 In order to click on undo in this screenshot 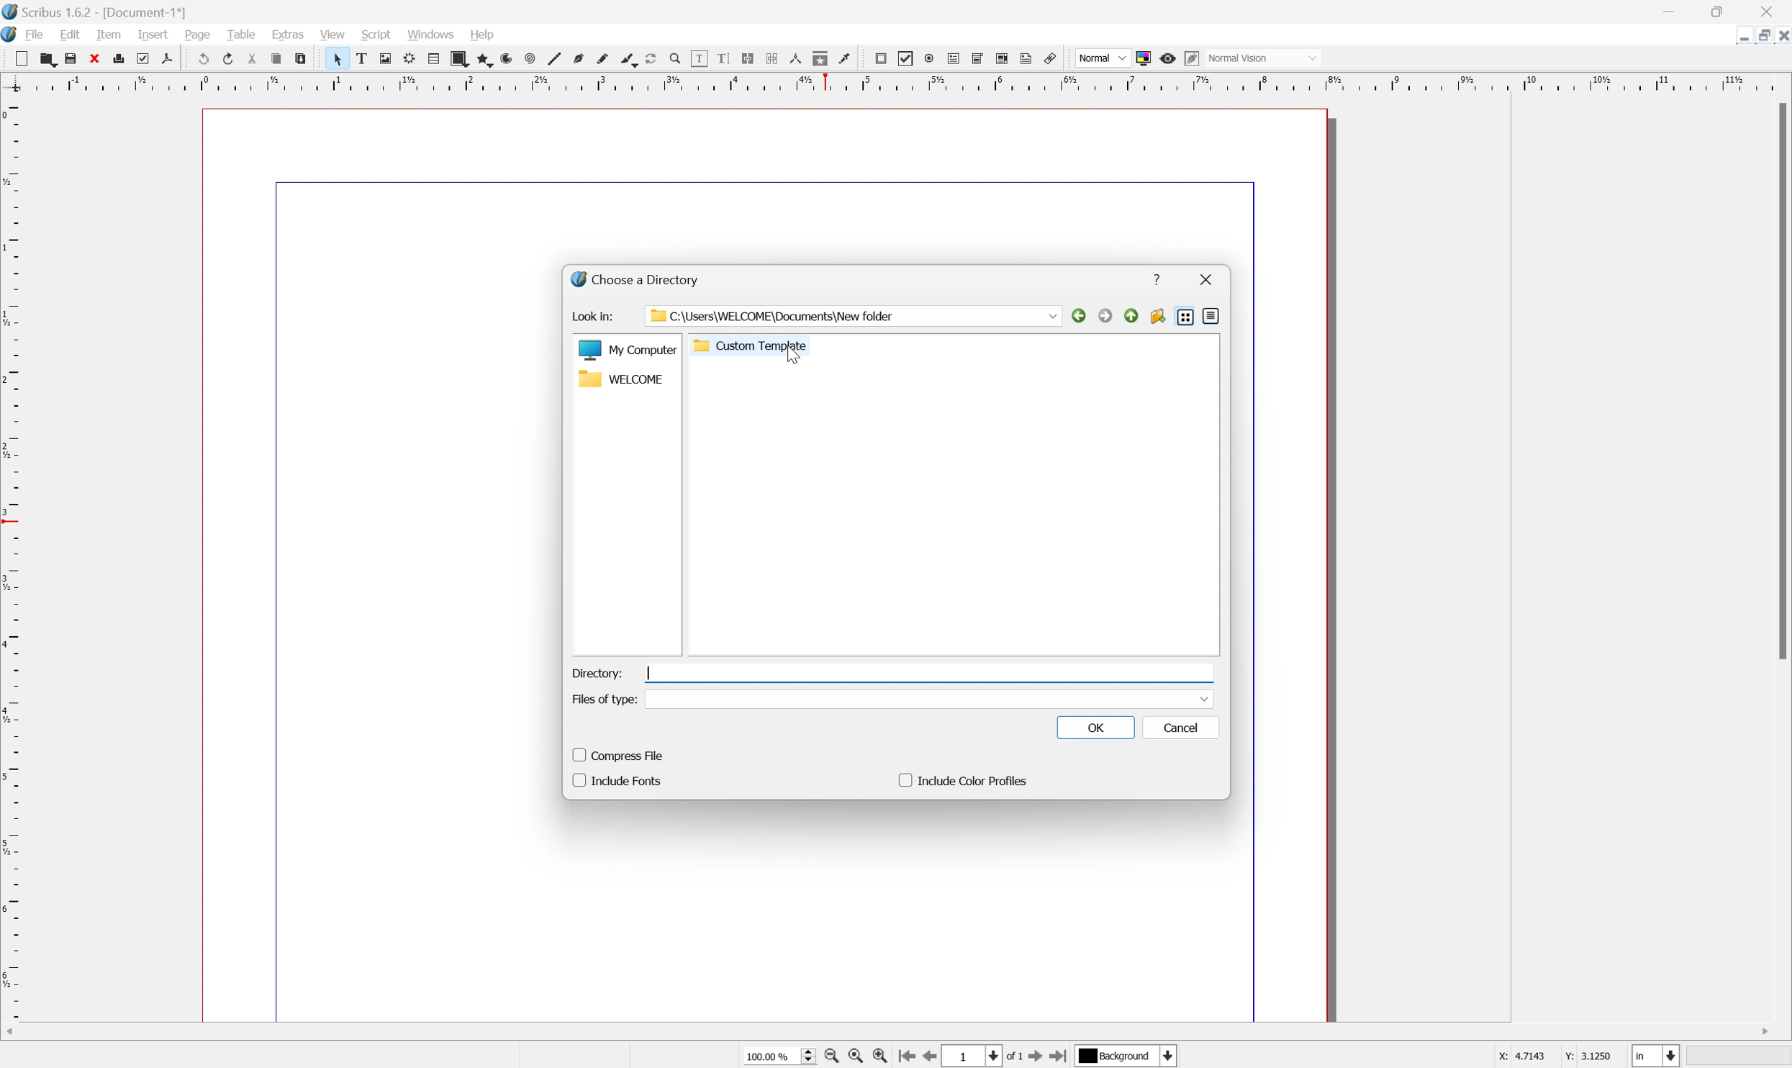, I will do `click(201, 58)`.